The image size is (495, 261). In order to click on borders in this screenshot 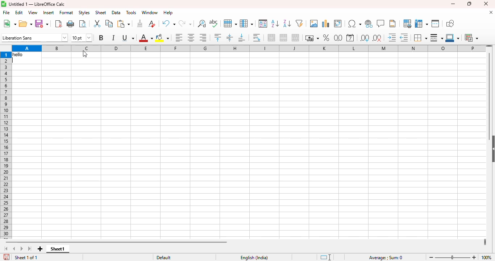, I will do `click(420, 38)`.